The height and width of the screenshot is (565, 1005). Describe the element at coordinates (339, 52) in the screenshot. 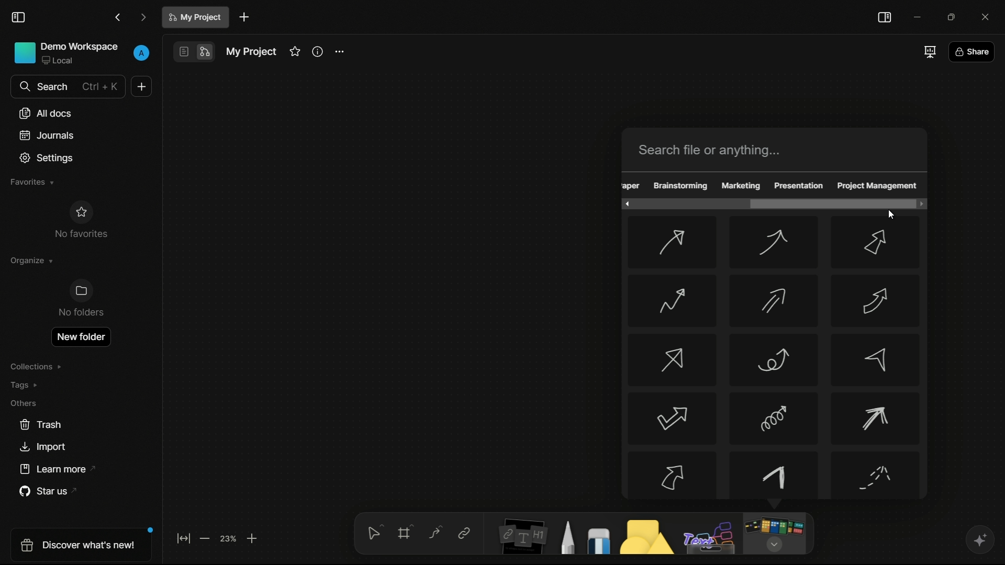

I see `settings` at that location.